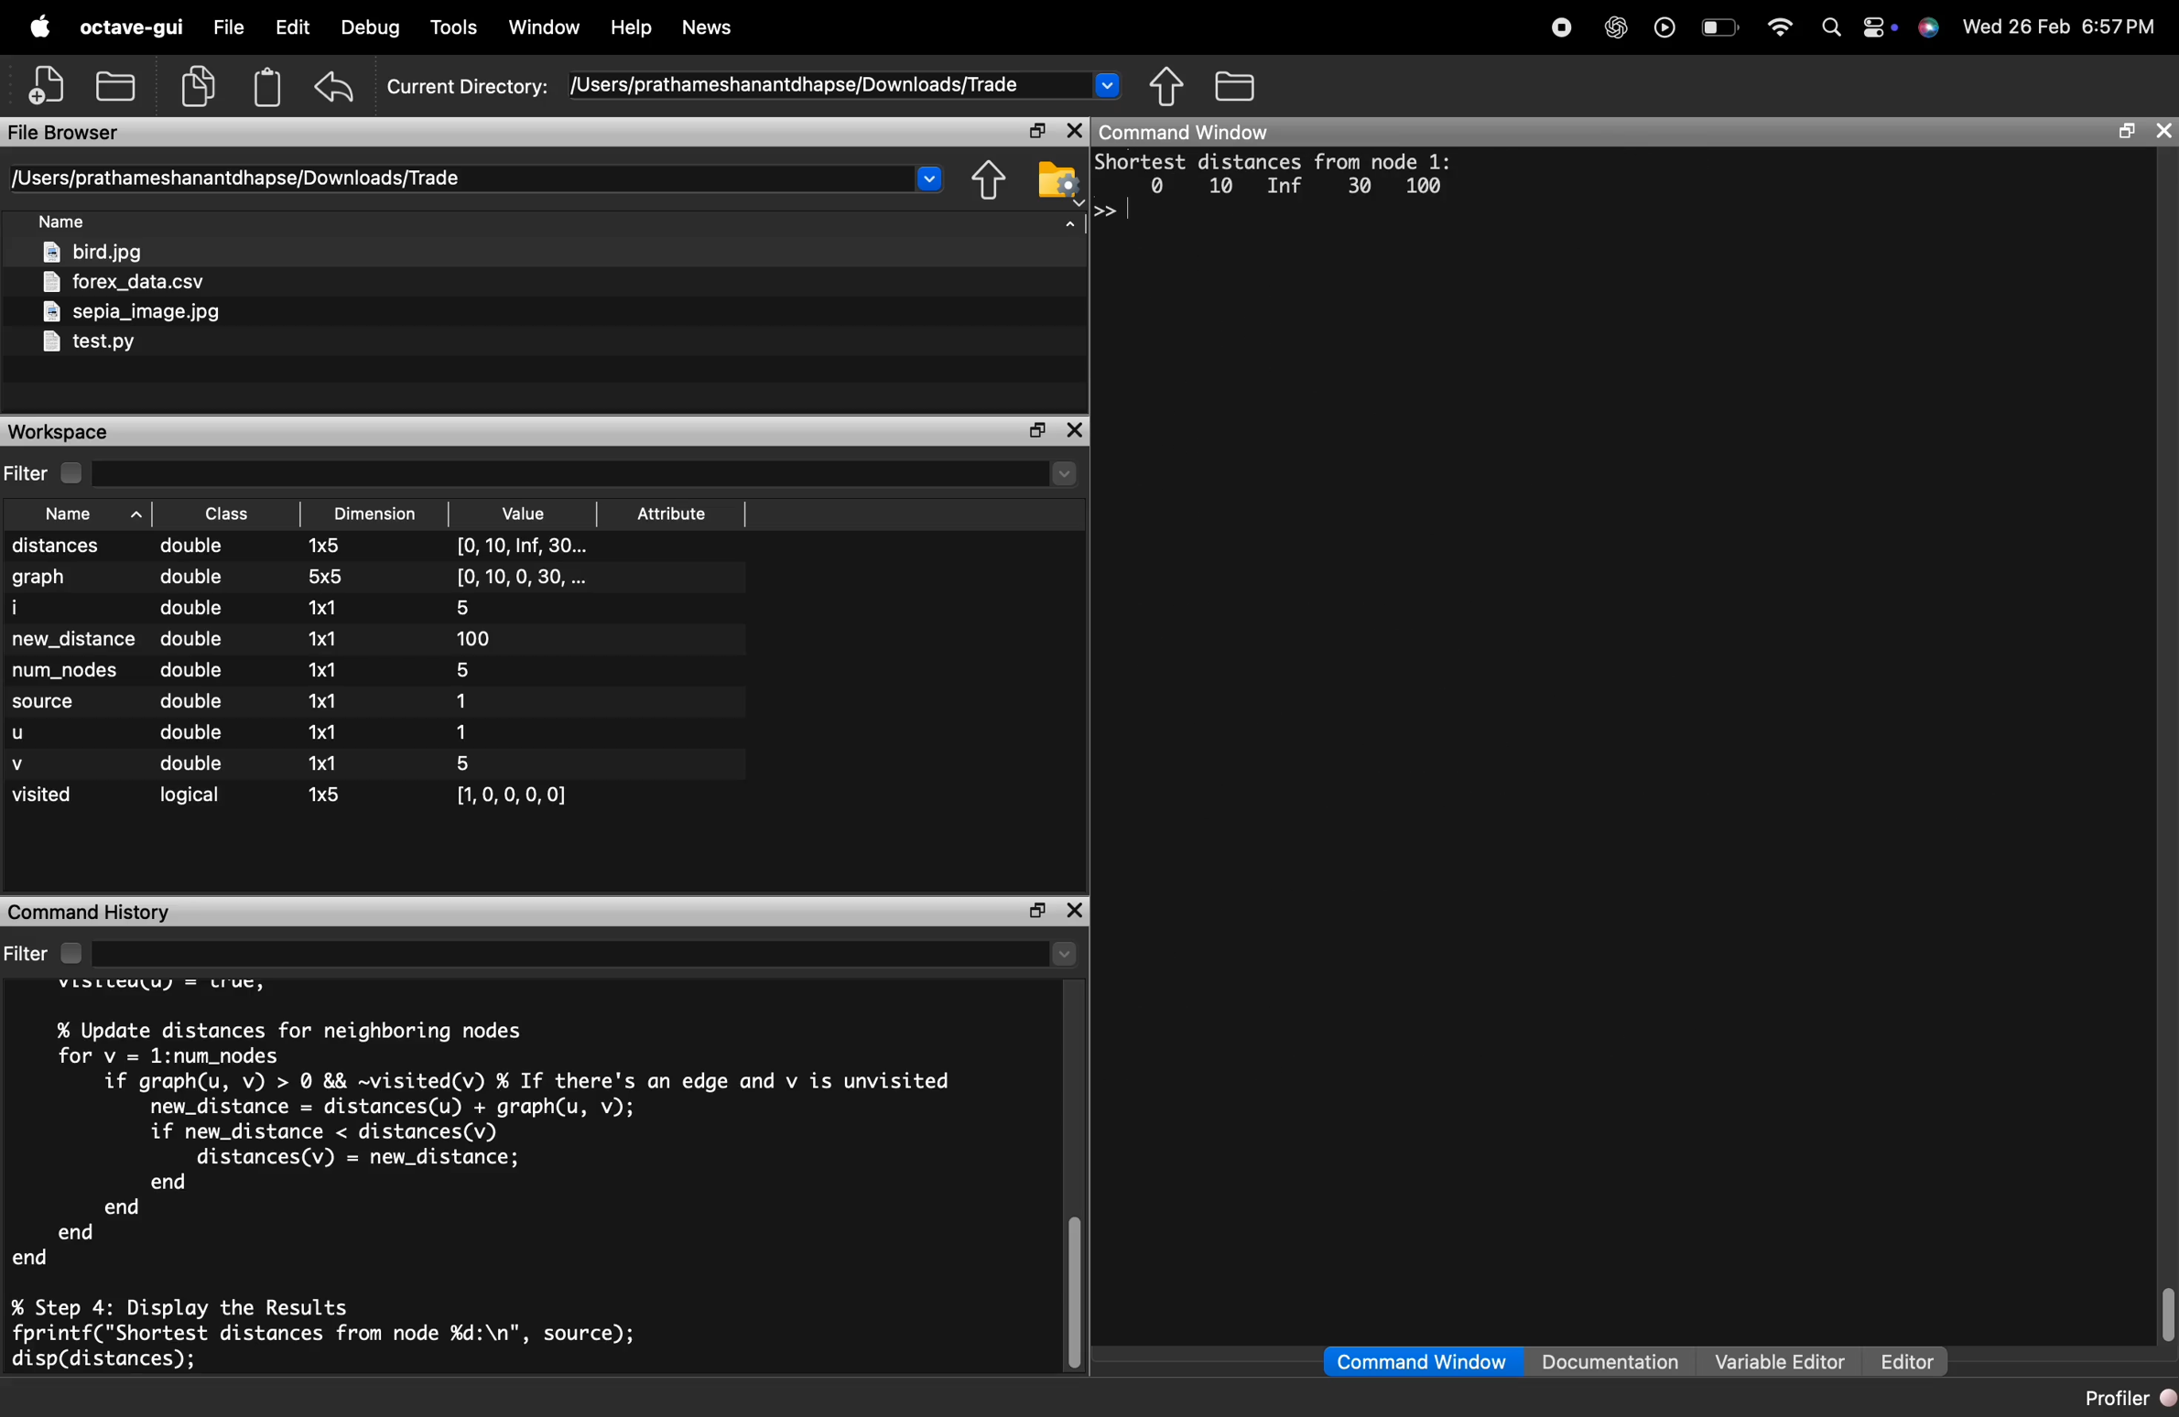  What do you see at coordinates (1057, 186) in the screenshot?
I see `browser your file` at bounding box center [1057, 186].